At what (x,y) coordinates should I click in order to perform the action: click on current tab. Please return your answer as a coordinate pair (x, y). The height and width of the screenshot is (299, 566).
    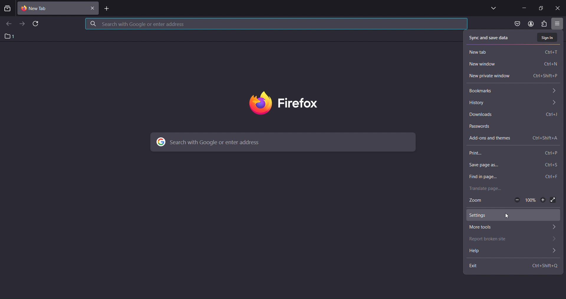
    Looking at the image, I should click on (57, 8).